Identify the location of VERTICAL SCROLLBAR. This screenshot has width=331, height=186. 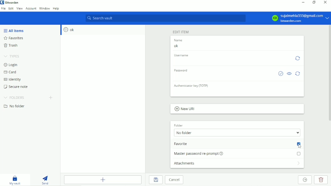
(330, 73).